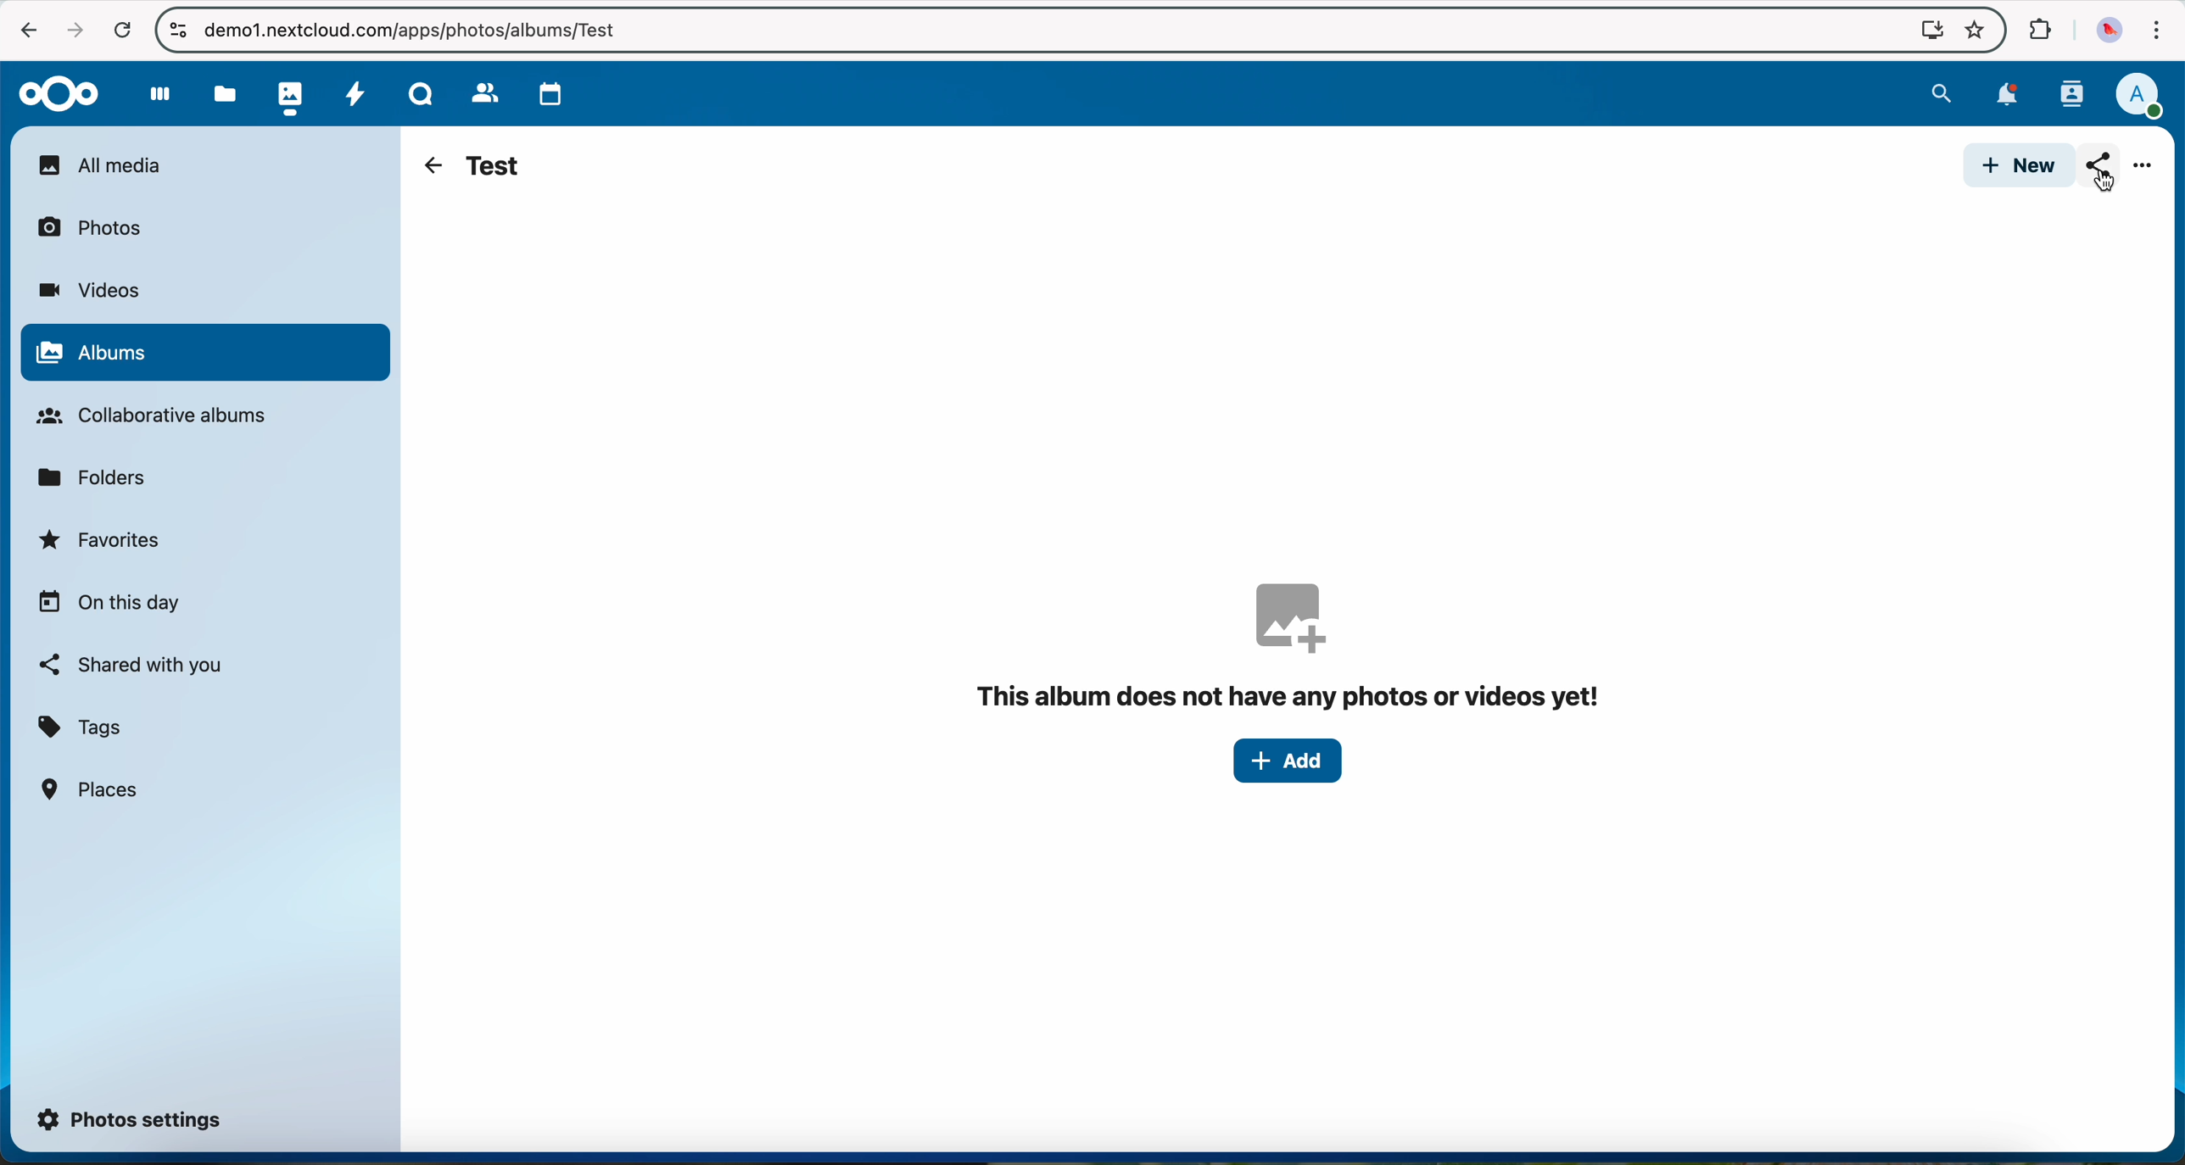 Image resolution: width=2185 pixels, height=1165 pixels. Describe the element at coordinates (1288, 761) in the screenshot. I see `add button` at that location.